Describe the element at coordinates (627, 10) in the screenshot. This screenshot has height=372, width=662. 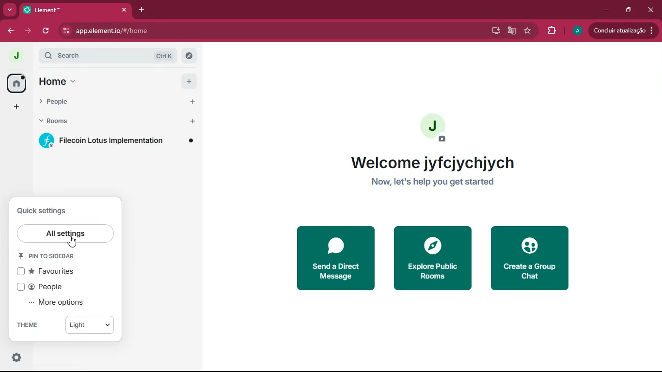
I see `restore down` at that location.